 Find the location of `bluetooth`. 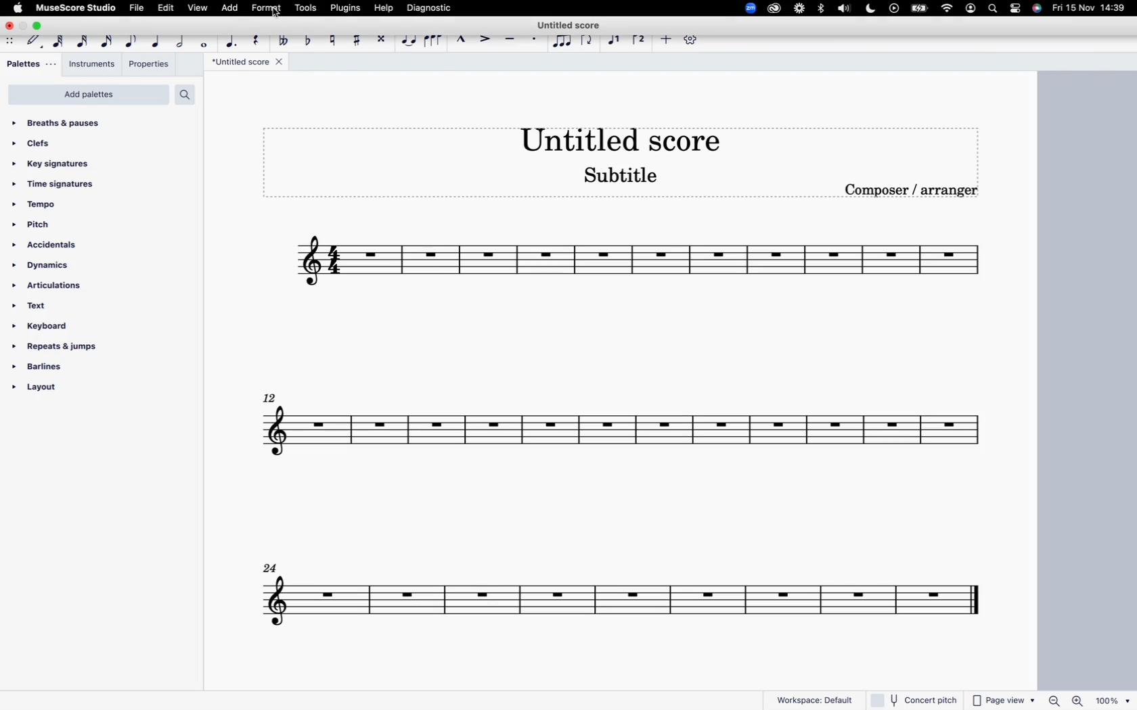

bluetooth is located at coordinates (820, 9).